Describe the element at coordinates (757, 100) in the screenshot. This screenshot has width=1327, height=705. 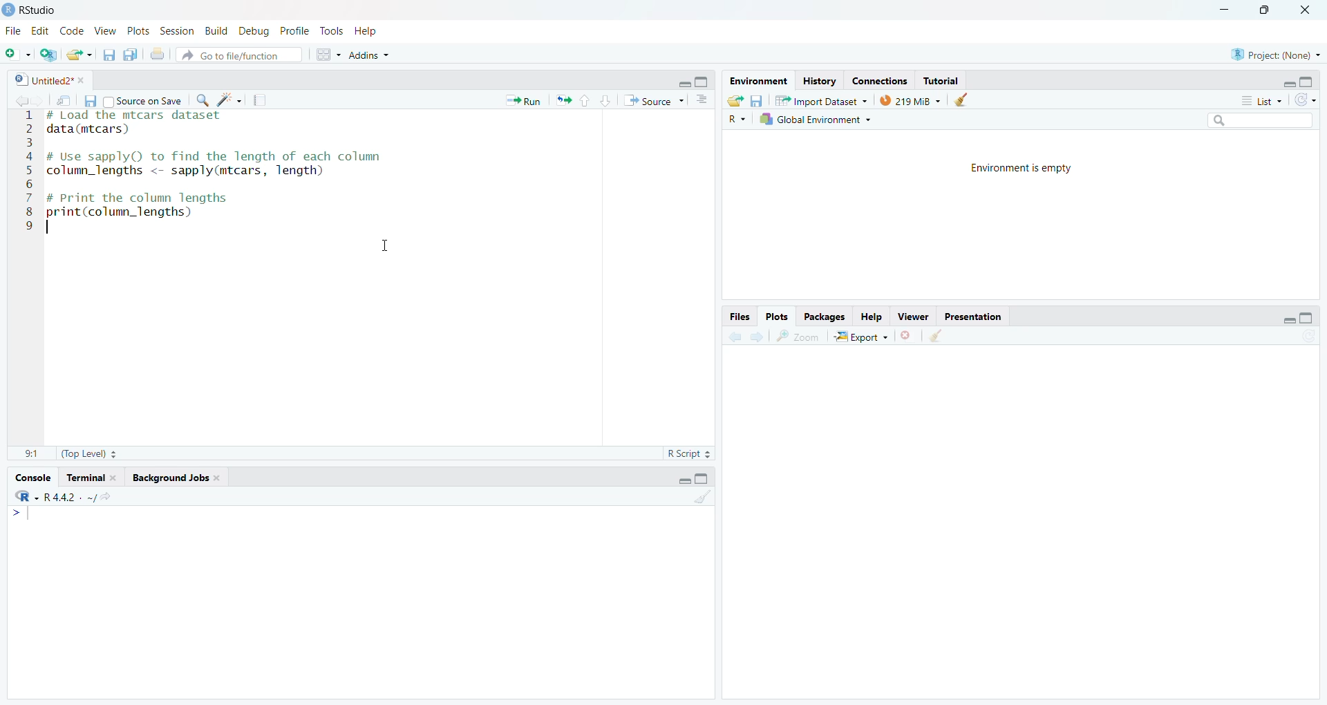
I see `Save` at that location.